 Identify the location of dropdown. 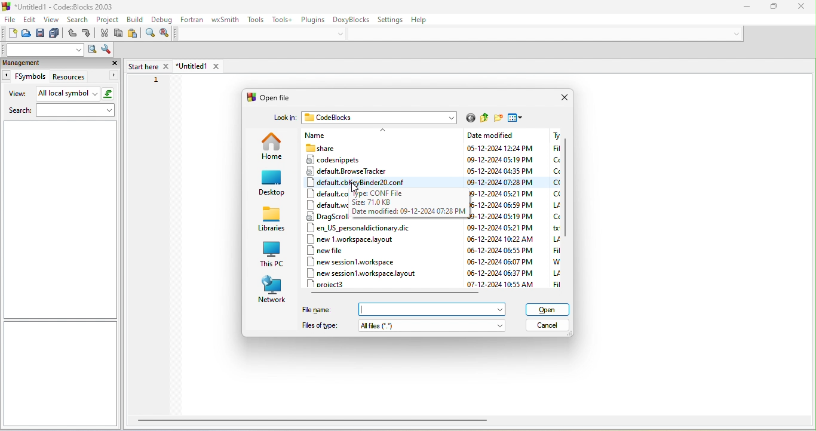
(500, 325).